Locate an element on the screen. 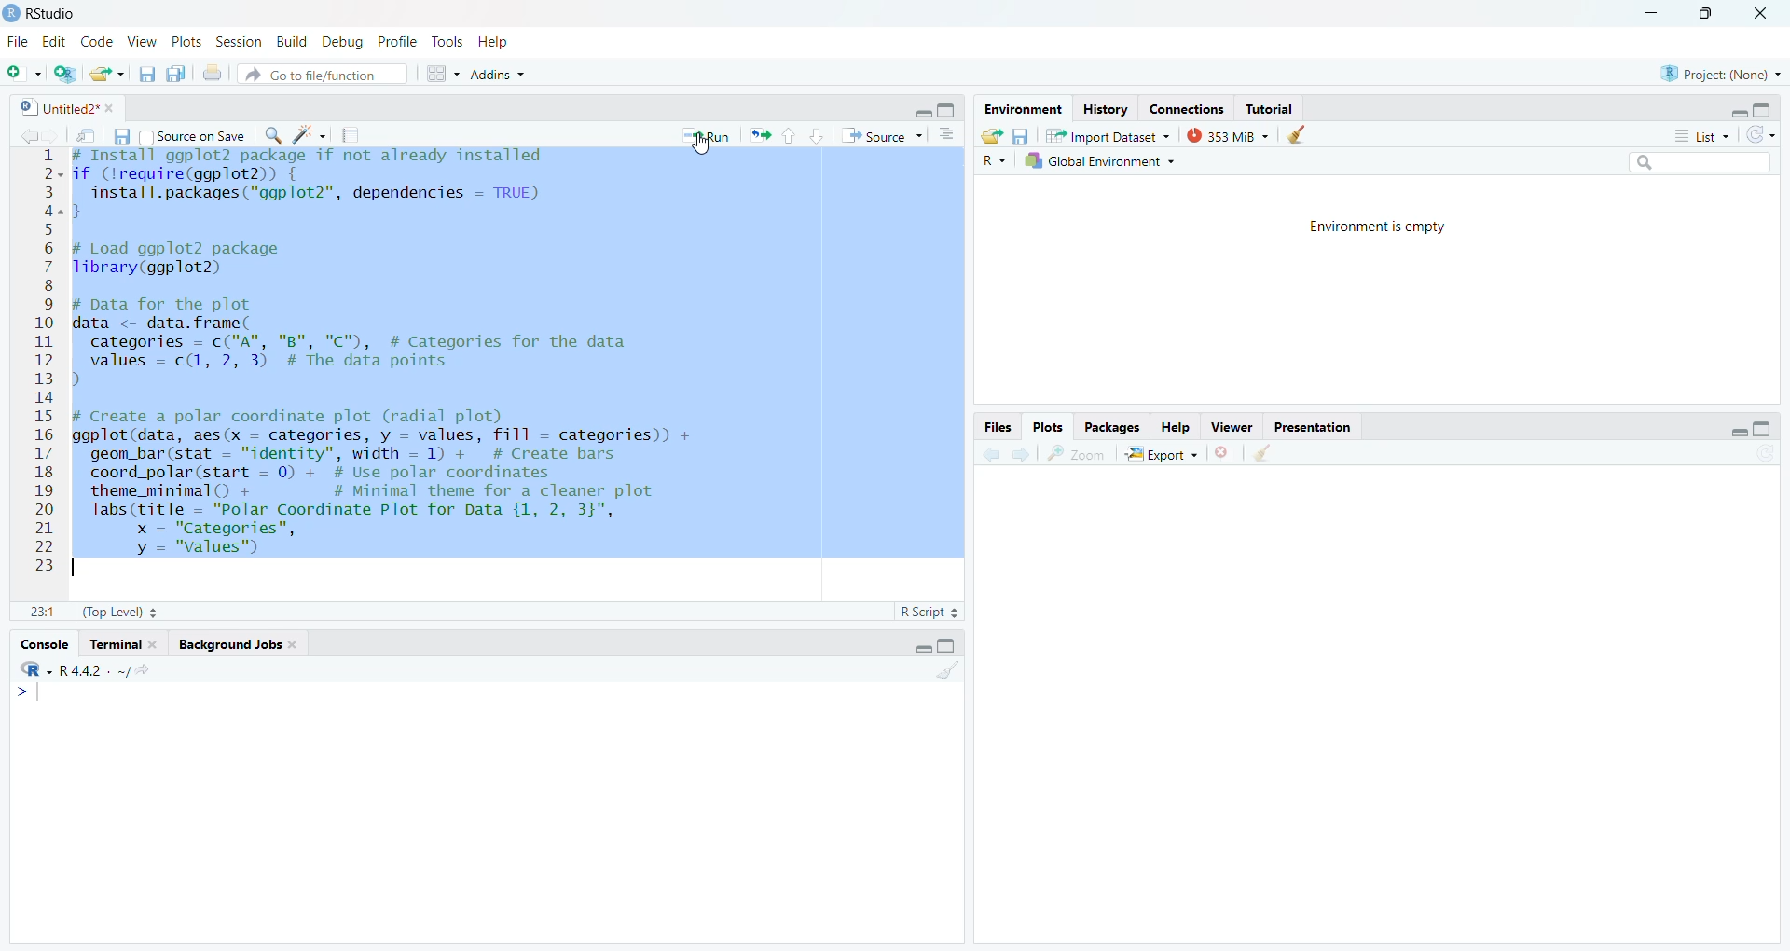  minimize is located at coordinates (1649, 11).